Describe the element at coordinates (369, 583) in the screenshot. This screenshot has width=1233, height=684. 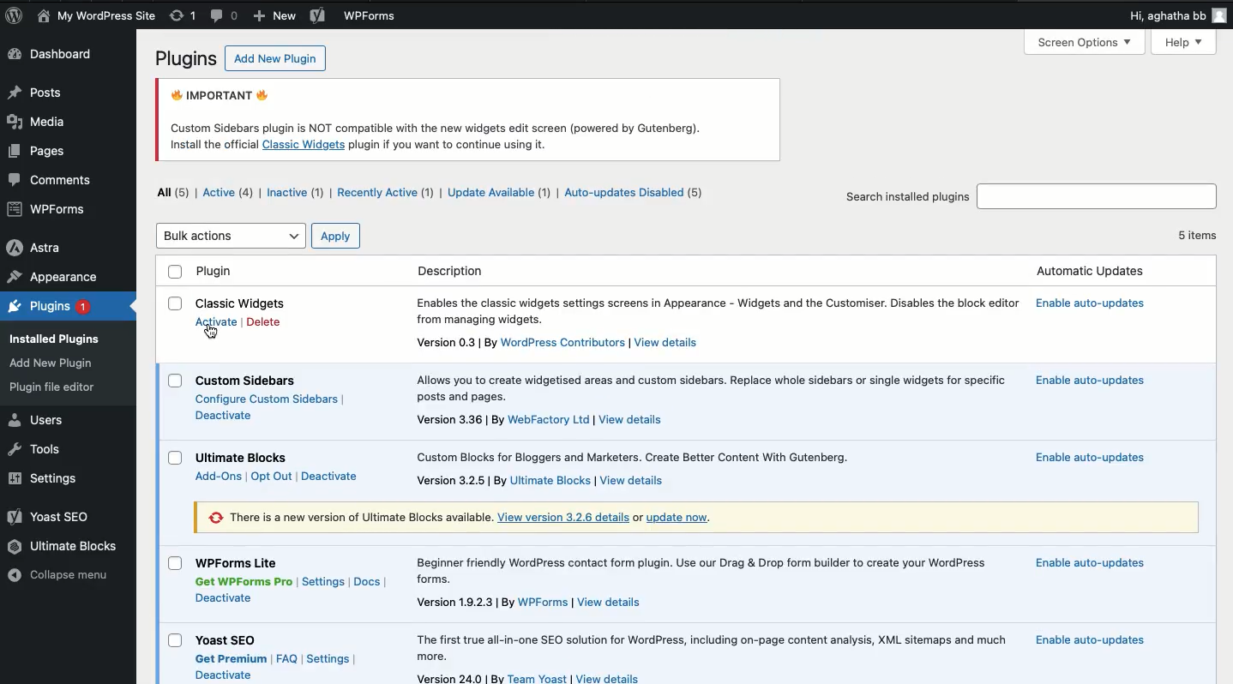
I see `Docs` at that location.